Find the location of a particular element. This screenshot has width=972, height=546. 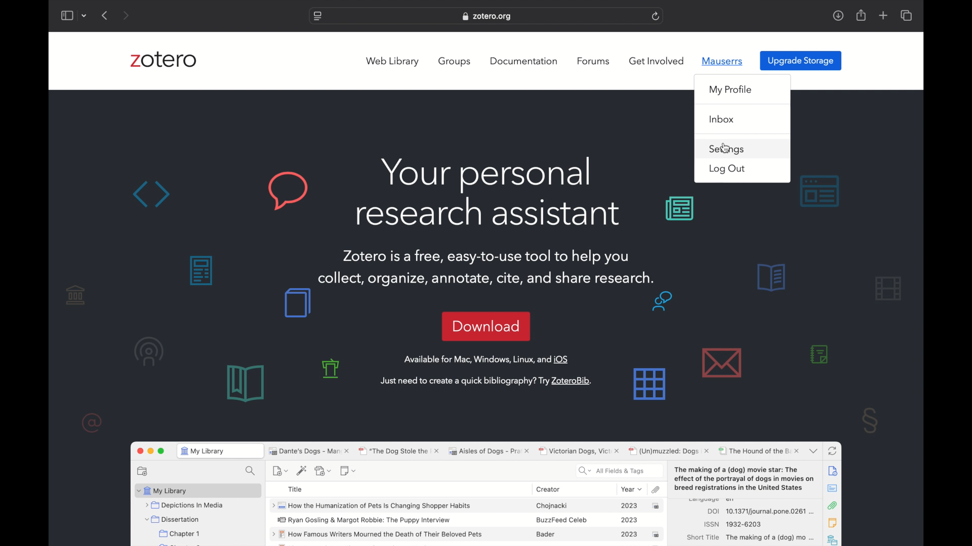

add is located at coordinates (884, 15).